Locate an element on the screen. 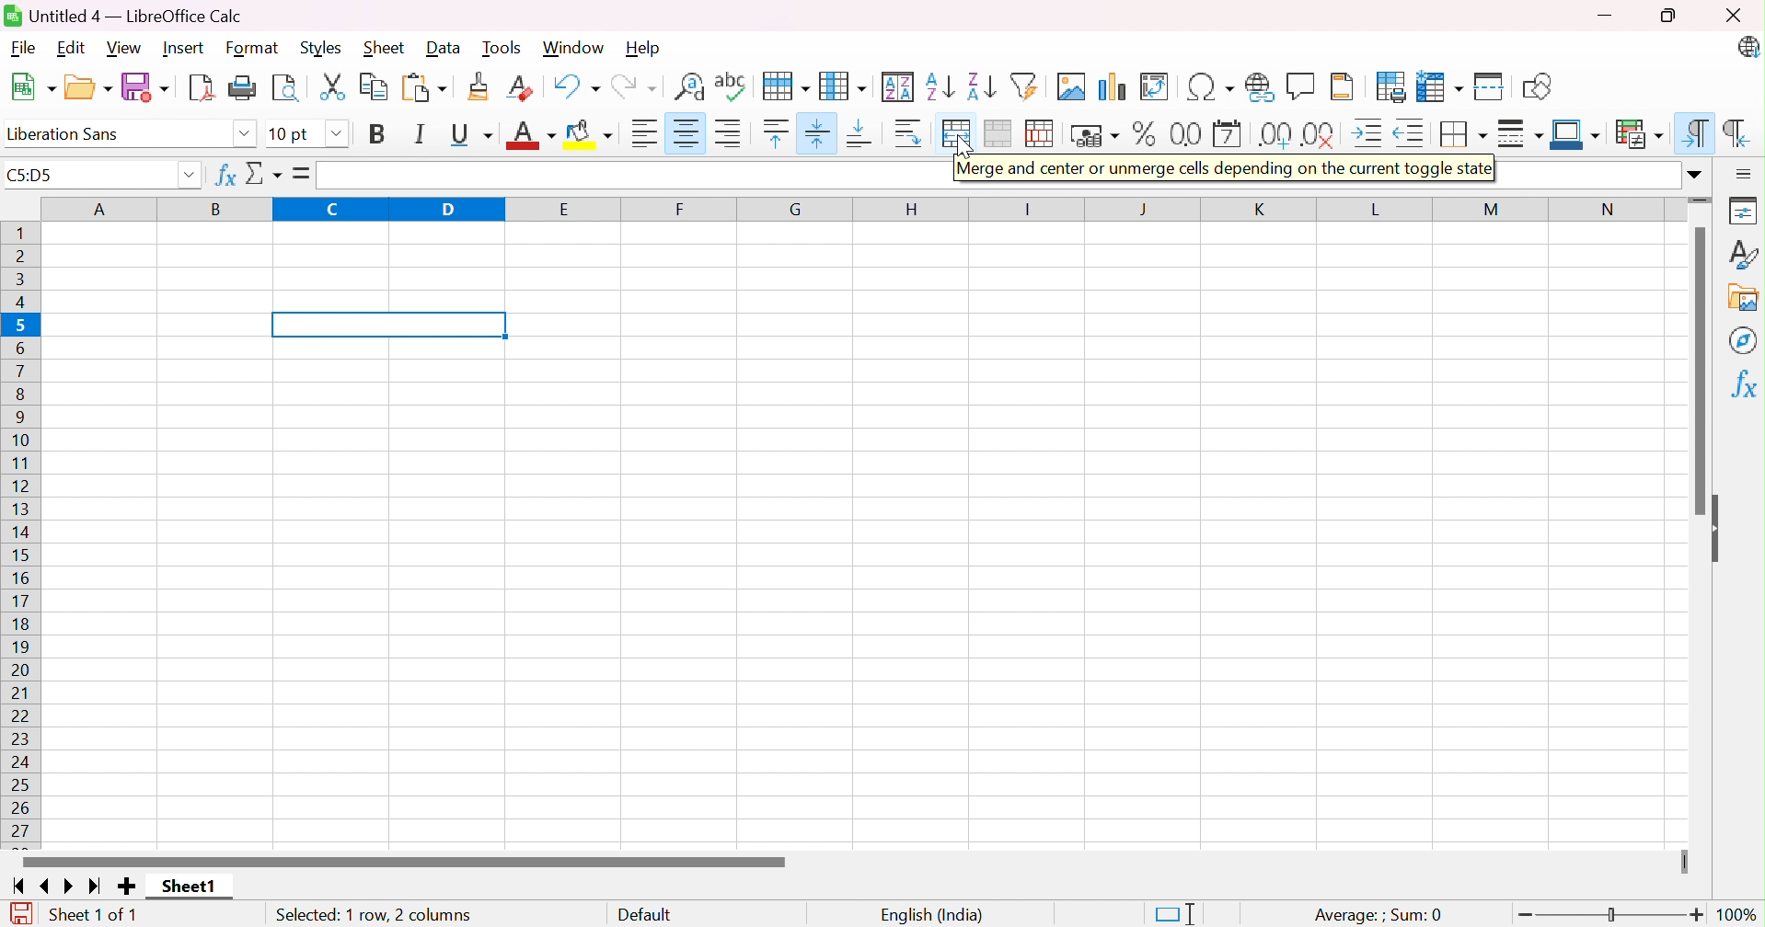  Zoom In is located at coordinates (1697, 915).